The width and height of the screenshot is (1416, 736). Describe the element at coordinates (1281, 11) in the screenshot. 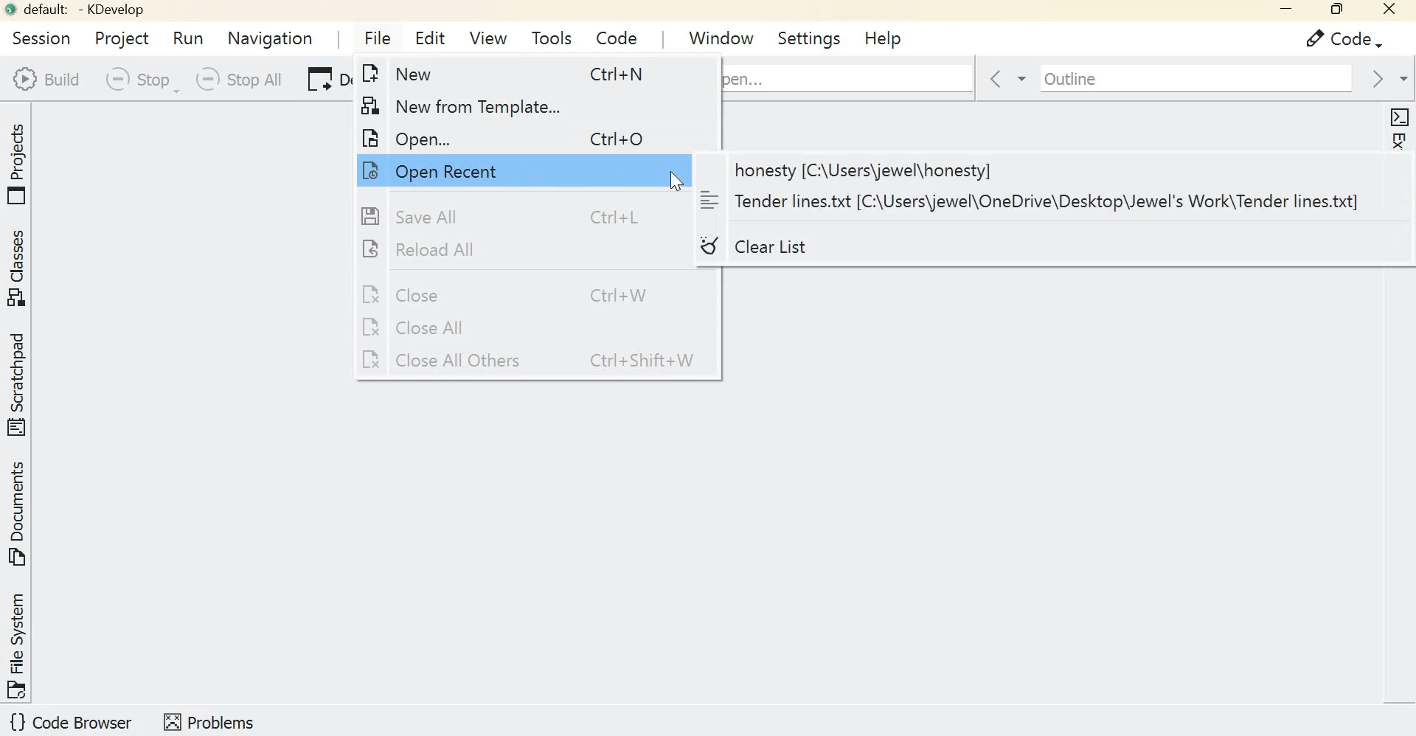

I see `Minimize` at that location.